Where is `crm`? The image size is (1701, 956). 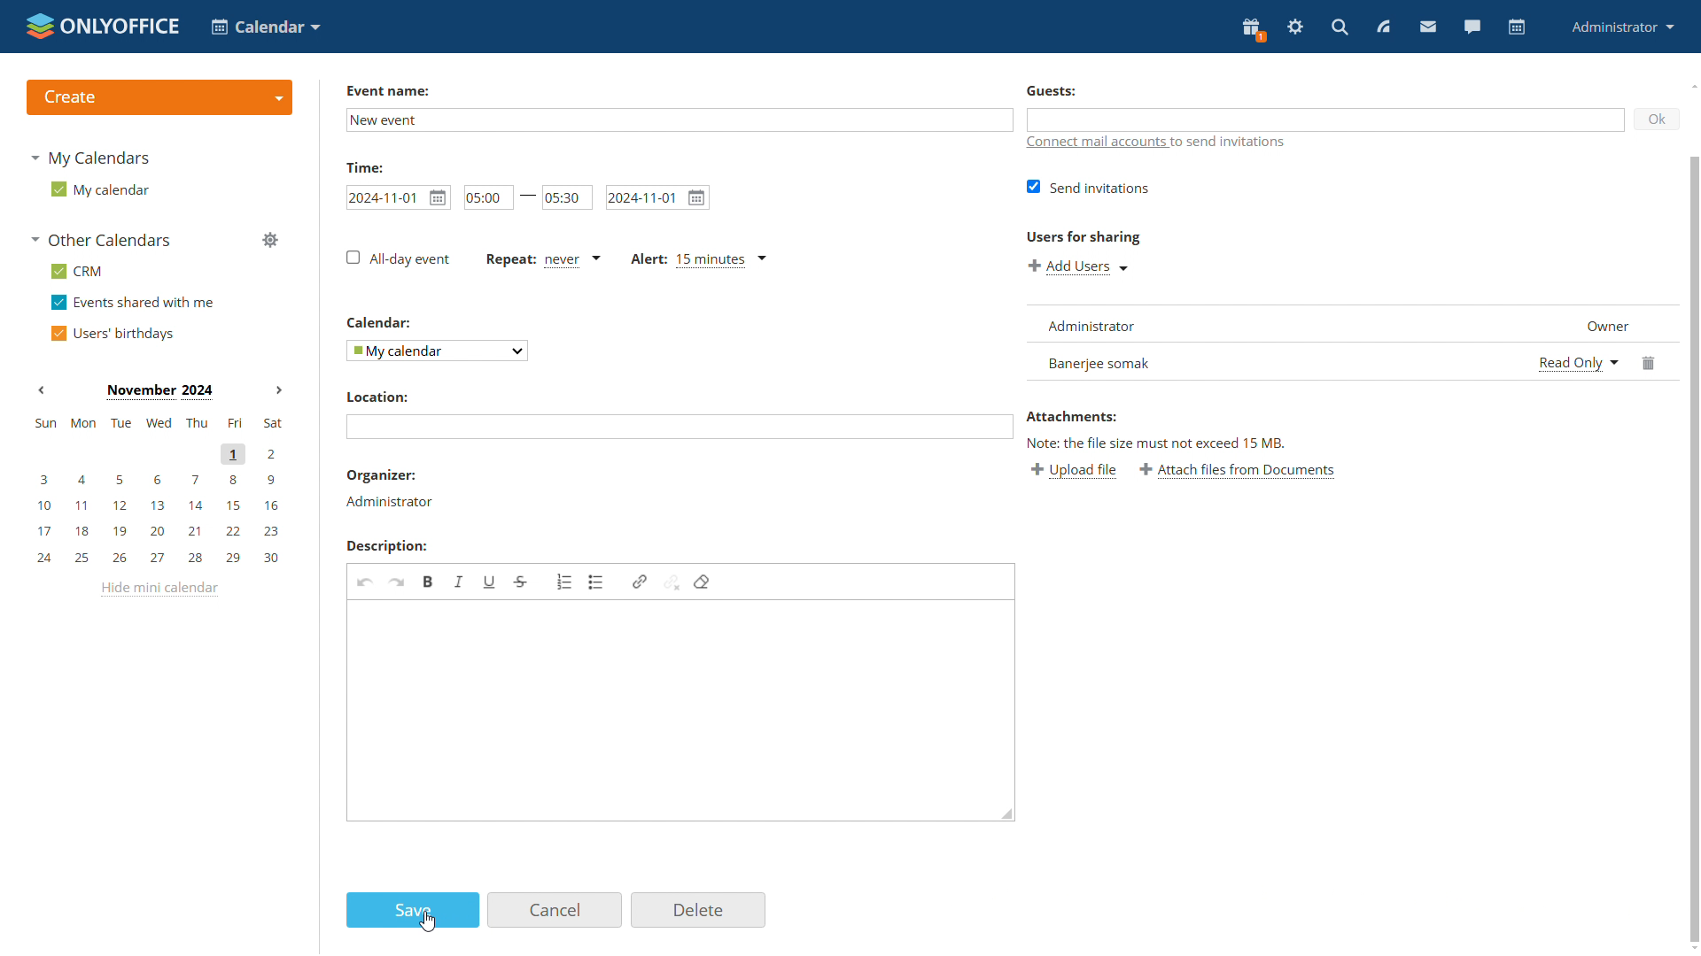
crm is located at coordinates (82, 273).